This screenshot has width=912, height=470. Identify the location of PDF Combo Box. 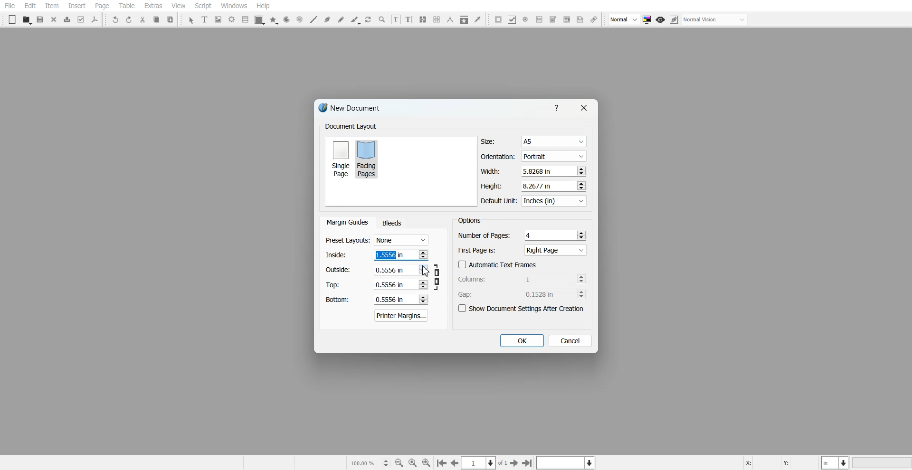
(552, 19).